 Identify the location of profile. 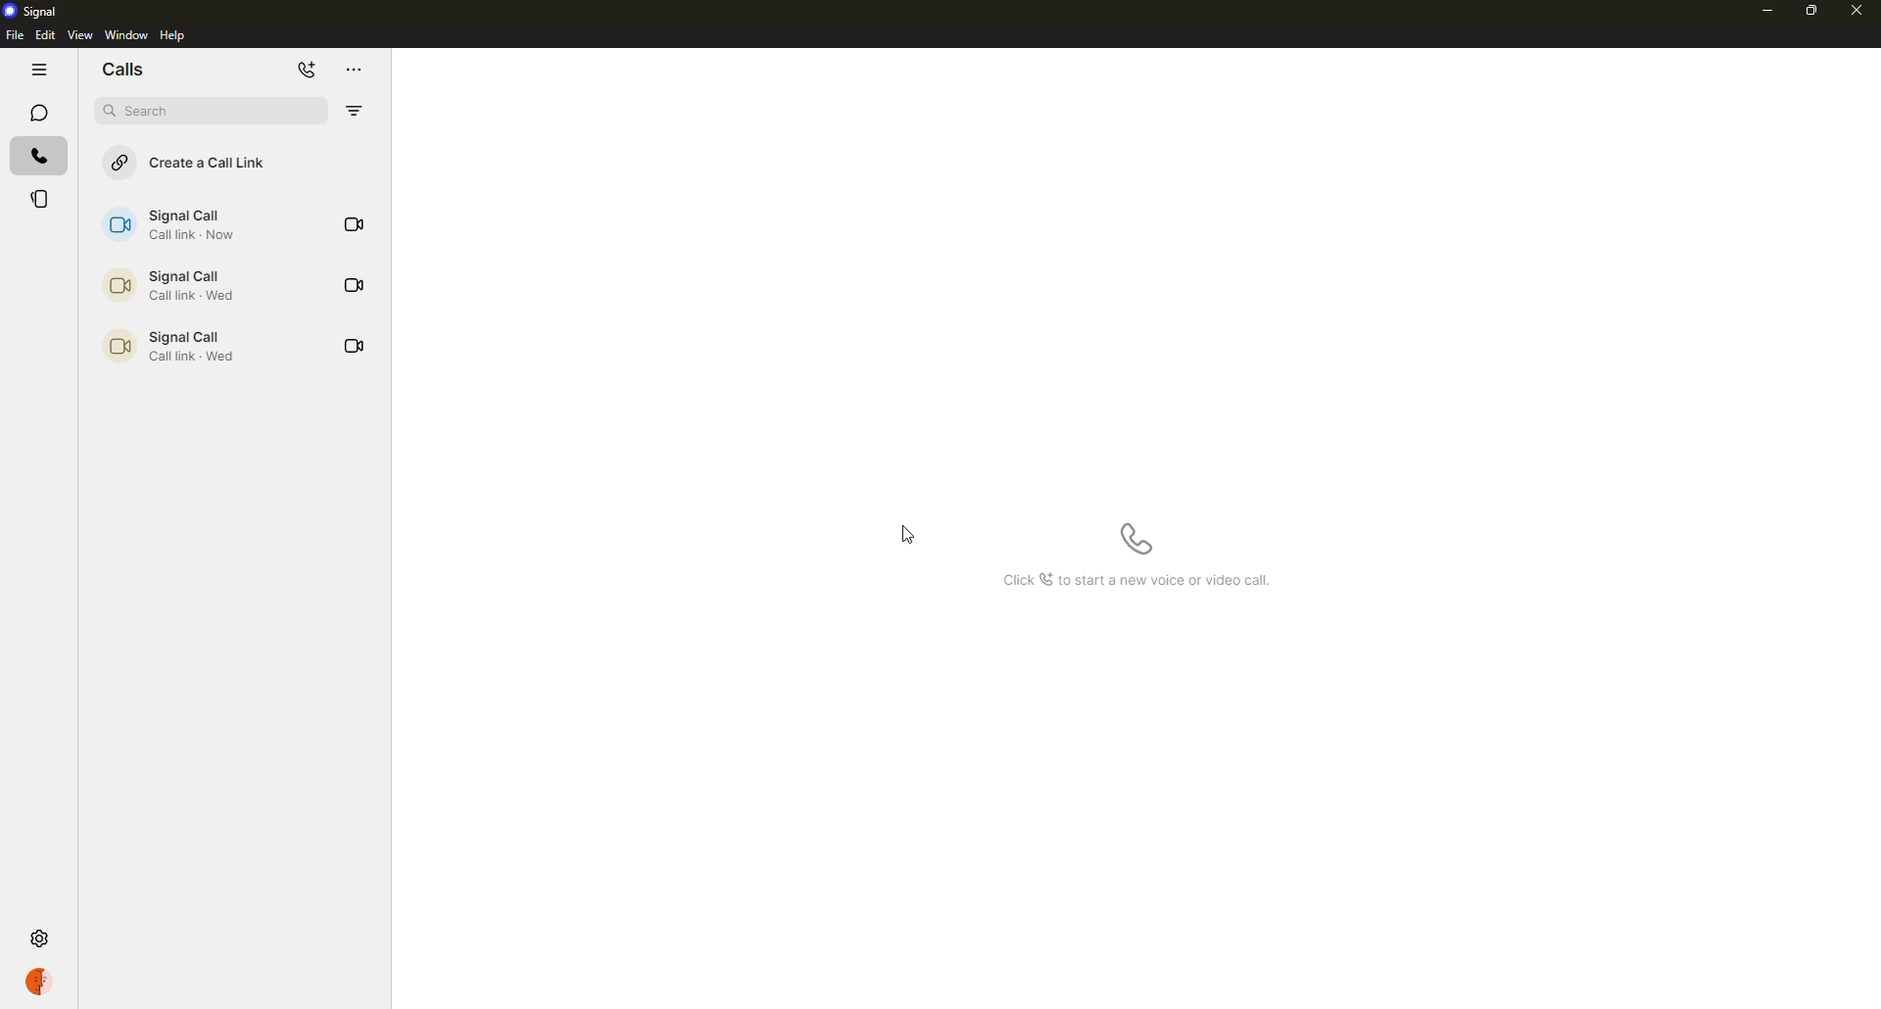
(42, 984).